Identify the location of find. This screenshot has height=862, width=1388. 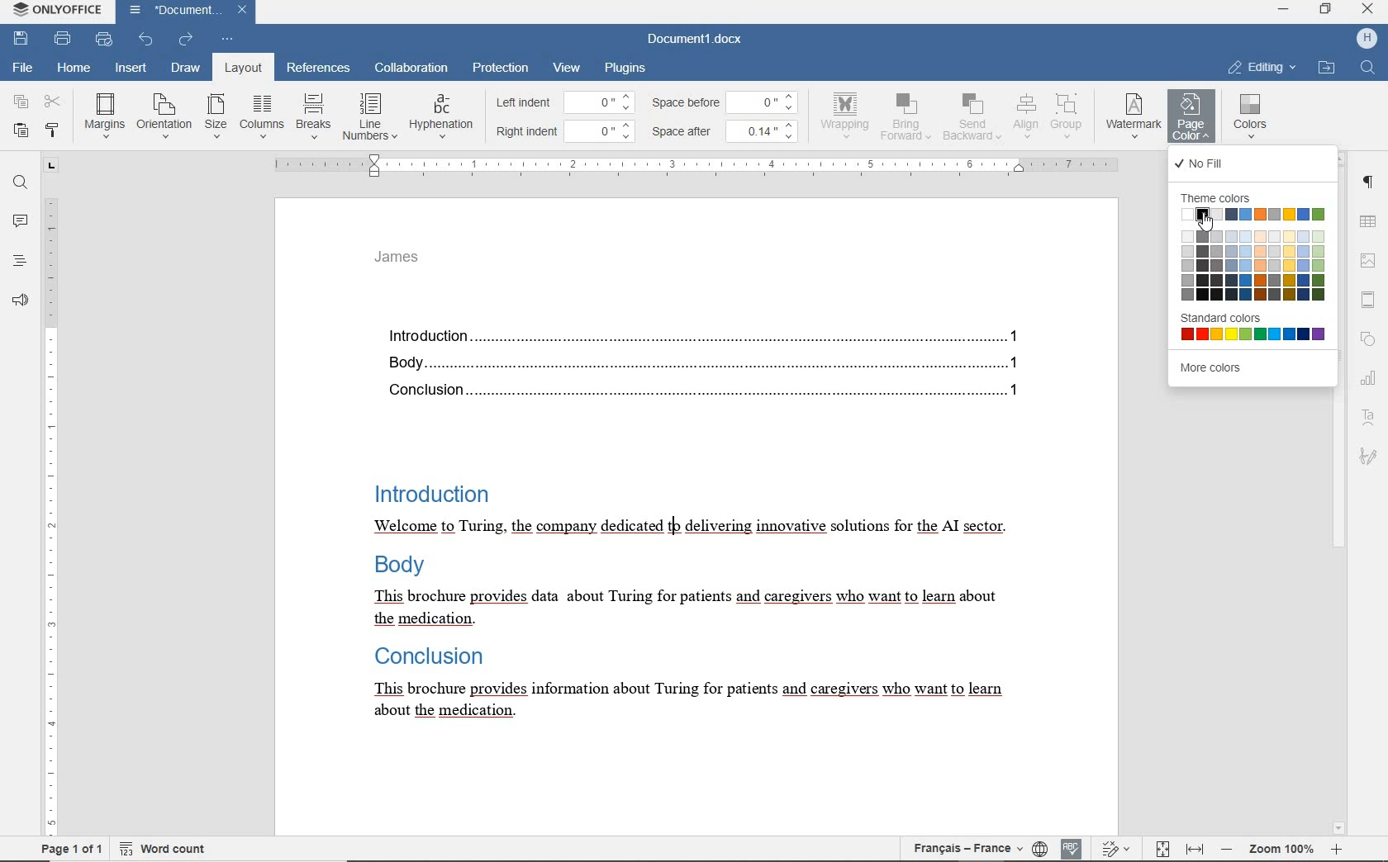
(20, 184).